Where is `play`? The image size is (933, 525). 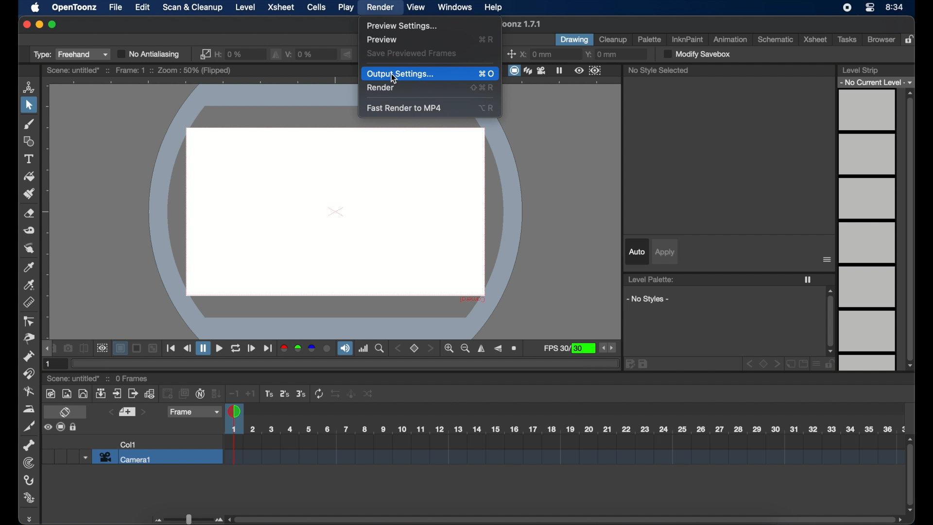 play is located at coordinates (346, 8).